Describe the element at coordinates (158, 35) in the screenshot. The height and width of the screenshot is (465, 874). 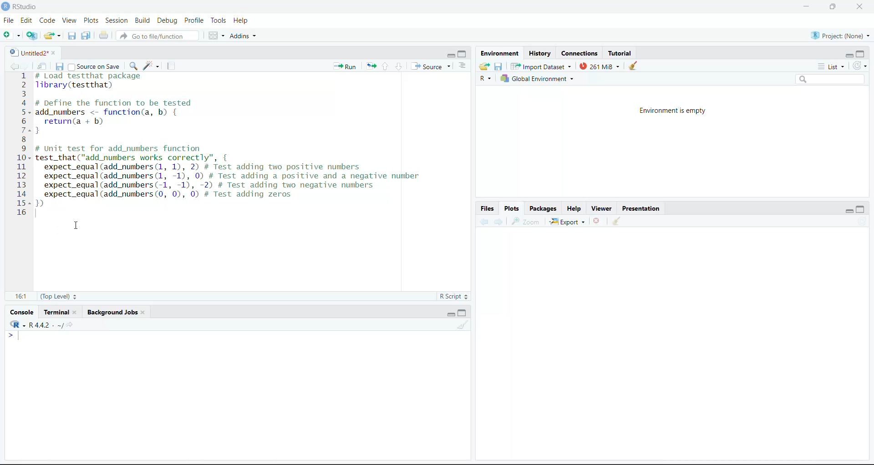
I see `Go to file/function` at that location.